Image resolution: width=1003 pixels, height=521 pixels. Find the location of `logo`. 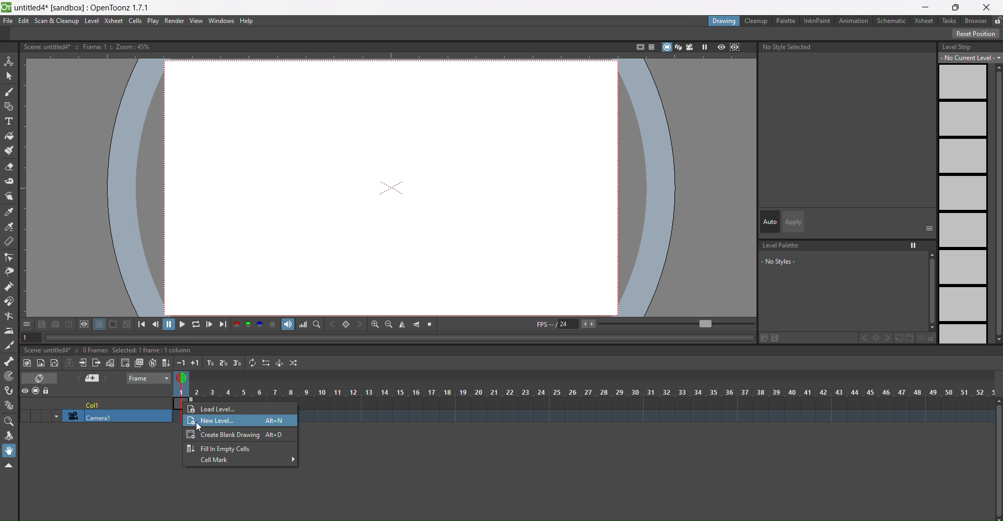

logo is located at coordinates (6, 8).